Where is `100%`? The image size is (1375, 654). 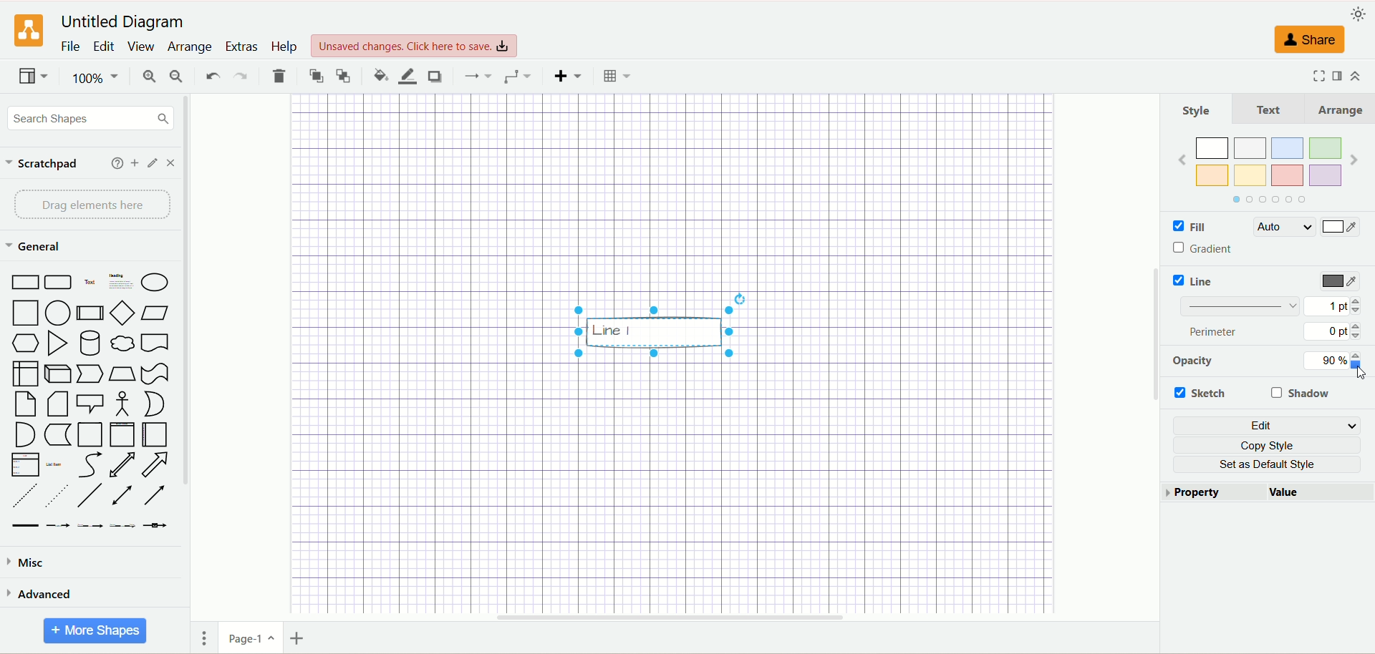 100% is located at coordinates (93, 78).